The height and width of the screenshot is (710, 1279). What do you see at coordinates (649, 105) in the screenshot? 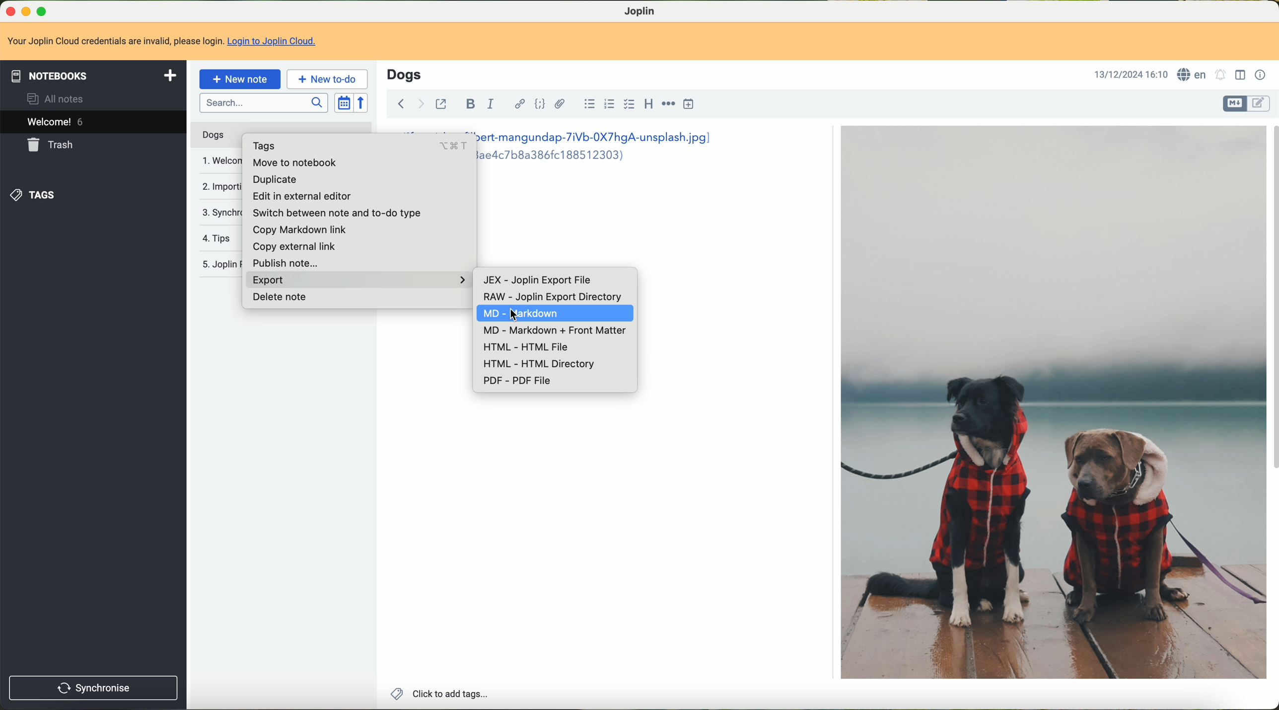
I see `heading` at bounding box center [649, 105].